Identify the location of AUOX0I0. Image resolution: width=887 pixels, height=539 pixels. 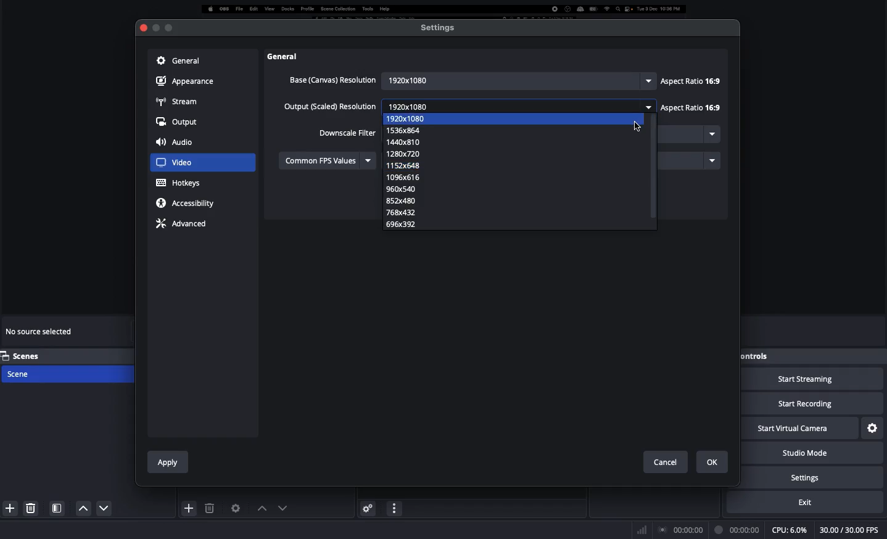
(410, 178).